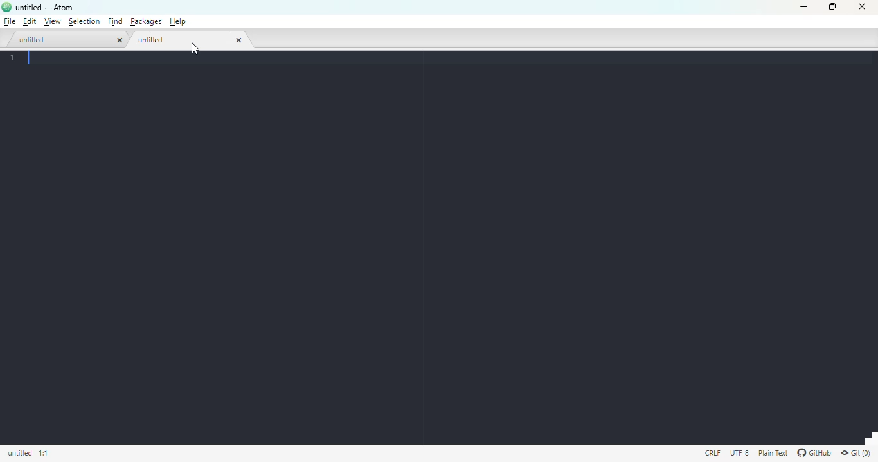  What do you see at coordinates (861, 6) in the screenshot?
I see `close` at bounding box center [861, 6].